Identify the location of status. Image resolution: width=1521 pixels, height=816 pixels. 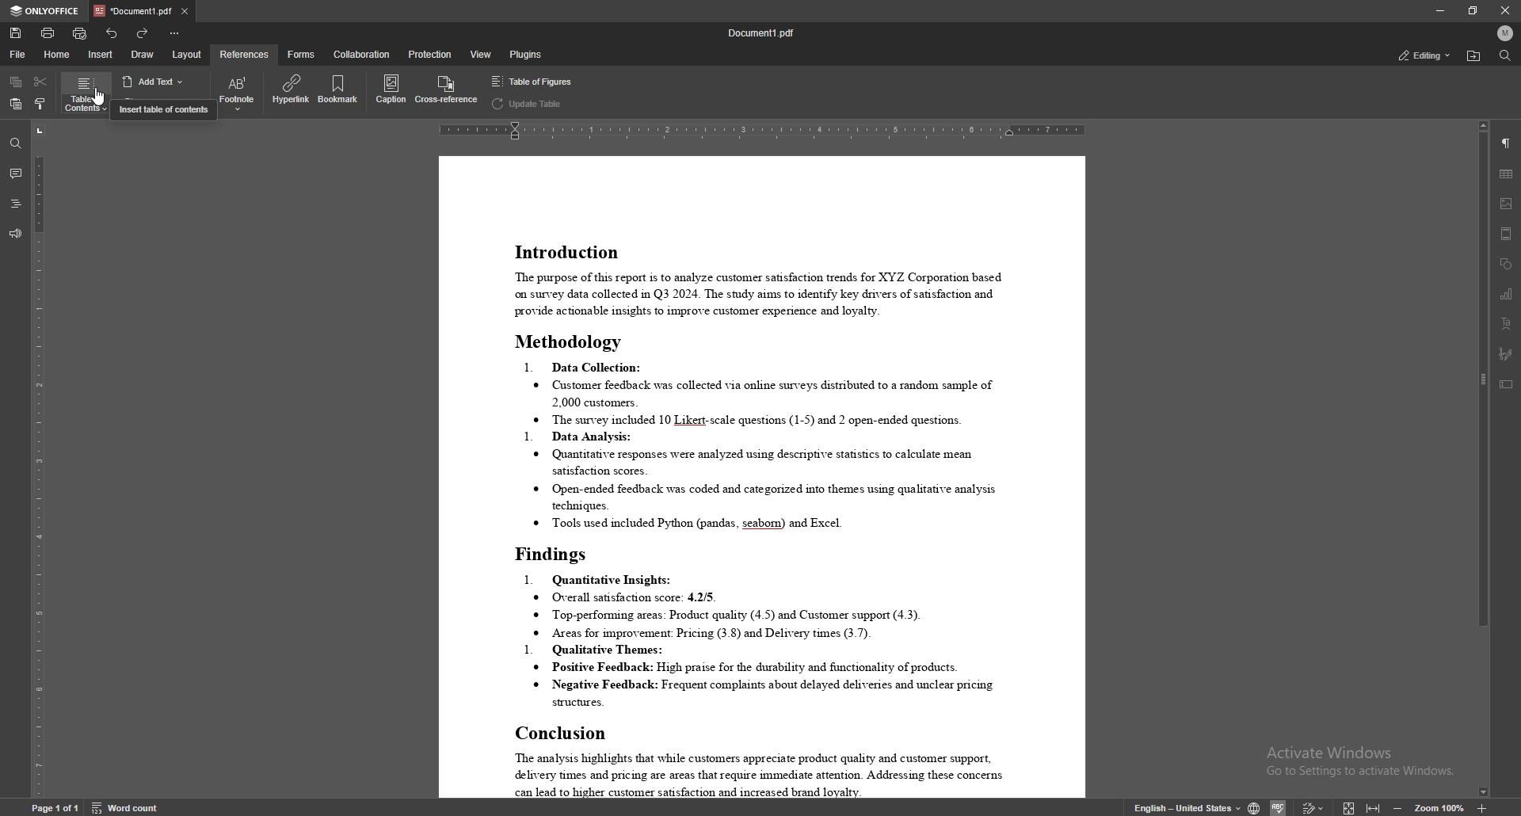
(1426, 55).